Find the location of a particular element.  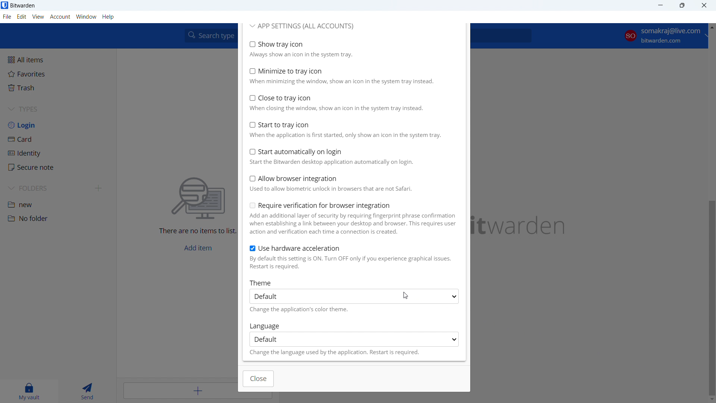

login is located at coordinates (58, 125).